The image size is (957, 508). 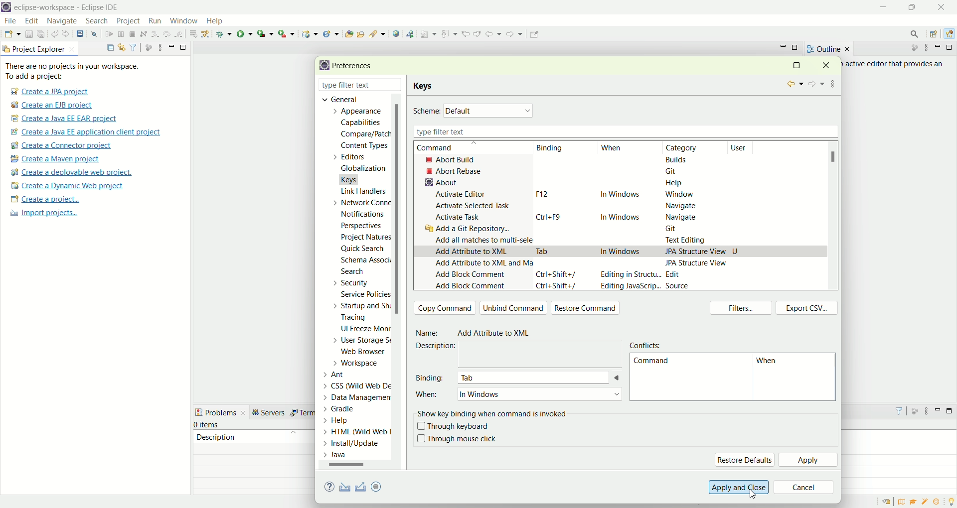 What do you see at coordinates (352, 272) in the screenshot?
I see `search` at bounding box center [352, 272].